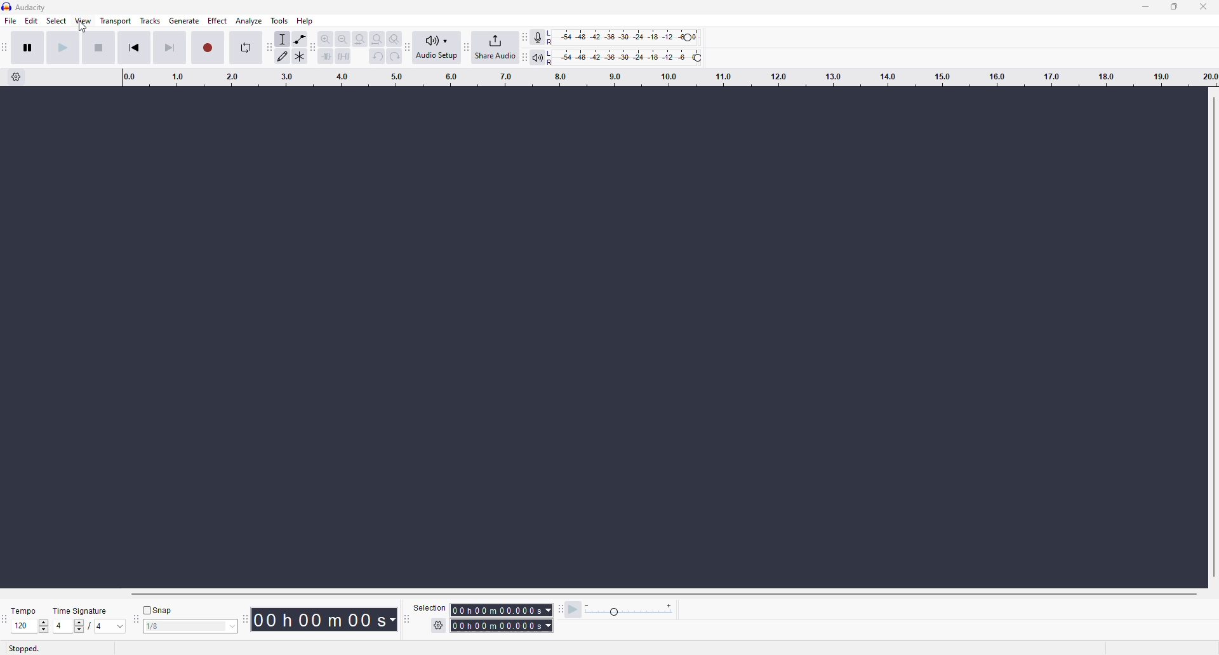 This screenshot has height=655, width=1219. What do you see at coordinates (279, 22) in the screenshot?
I see `tools` at bounding box center [279, 22].